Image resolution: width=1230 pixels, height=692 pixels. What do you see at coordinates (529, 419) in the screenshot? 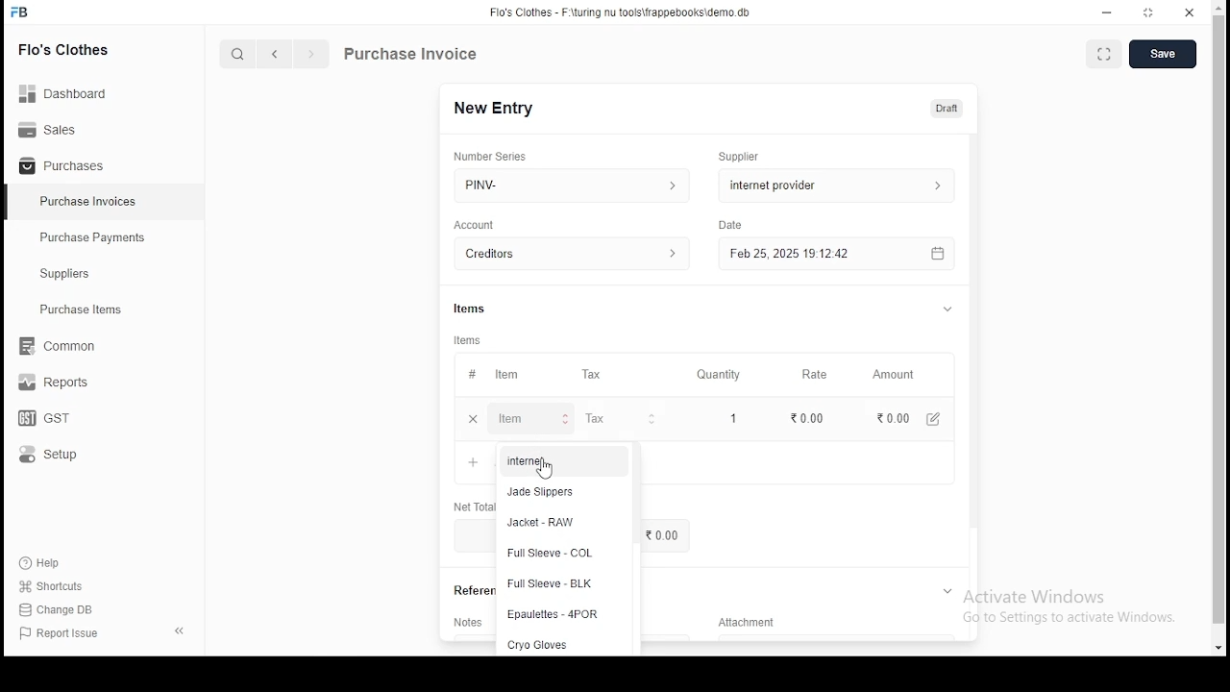
I see `add row` at bounding box center [529, 419].